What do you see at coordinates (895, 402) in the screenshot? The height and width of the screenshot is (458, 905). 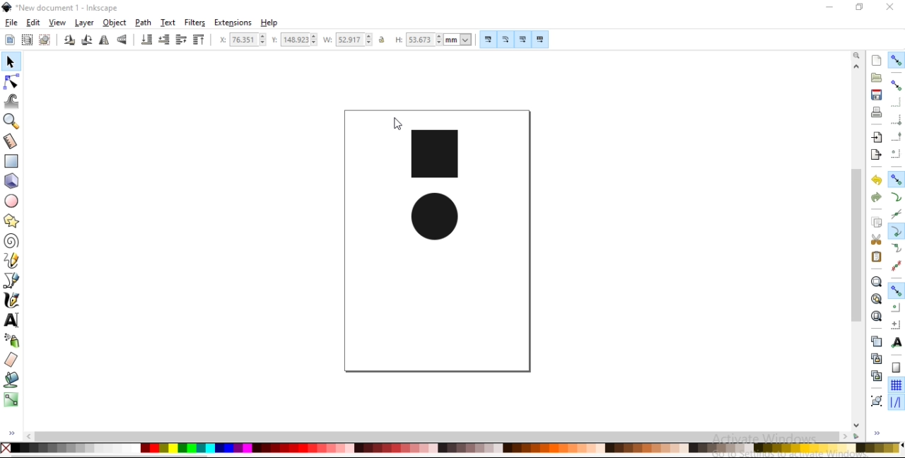 I see `snap guide` at bounding box center [895, 402].